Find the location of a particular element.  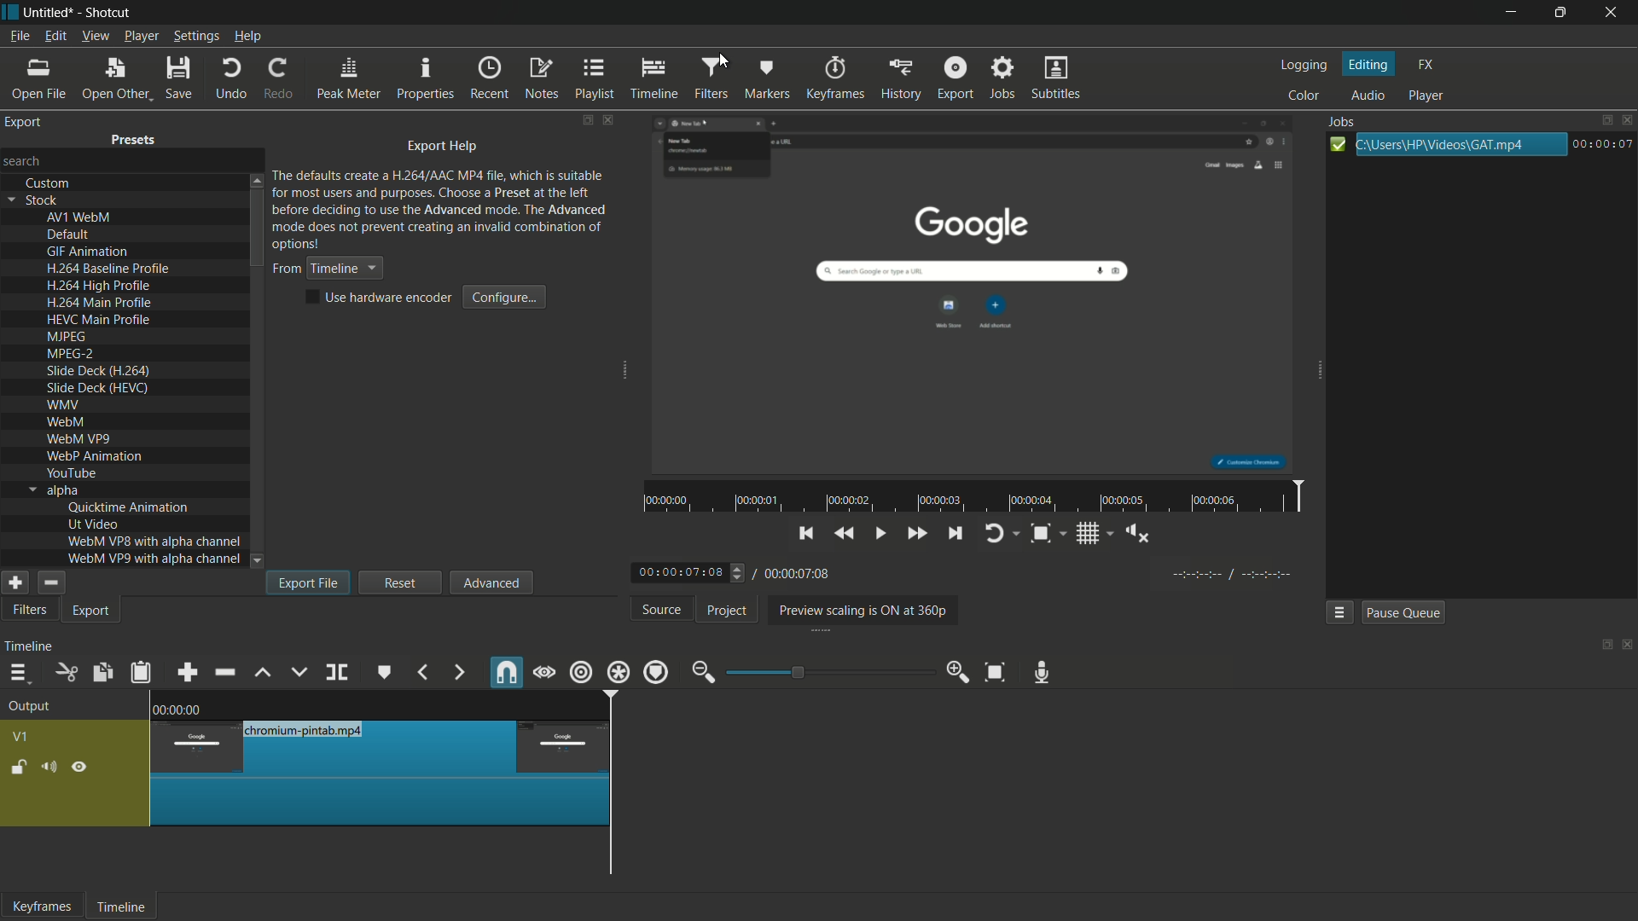

Slide Deck (H.264) is located at coordinates (100, 370).